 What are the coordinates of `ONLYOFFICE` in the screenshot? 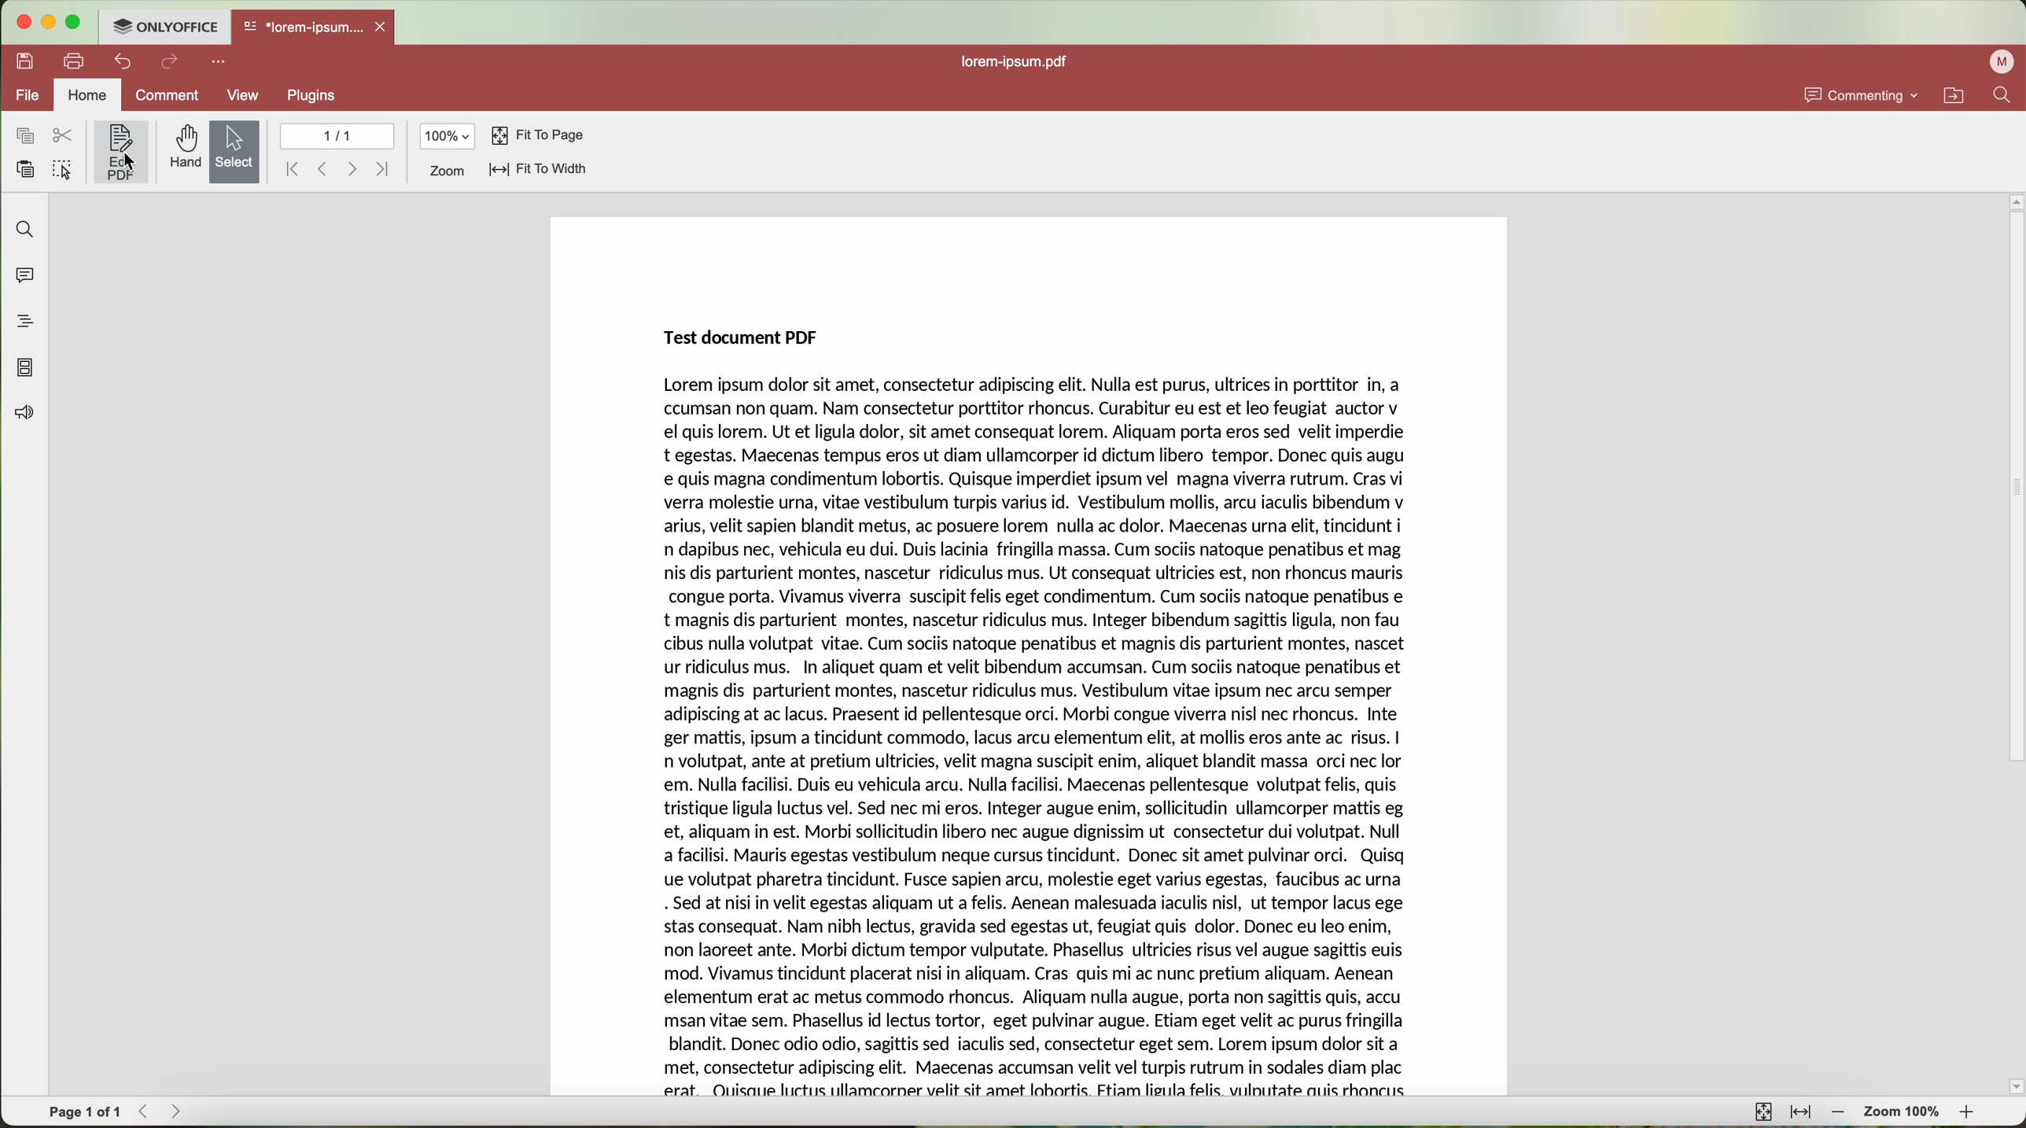 It's located at (164, 24).